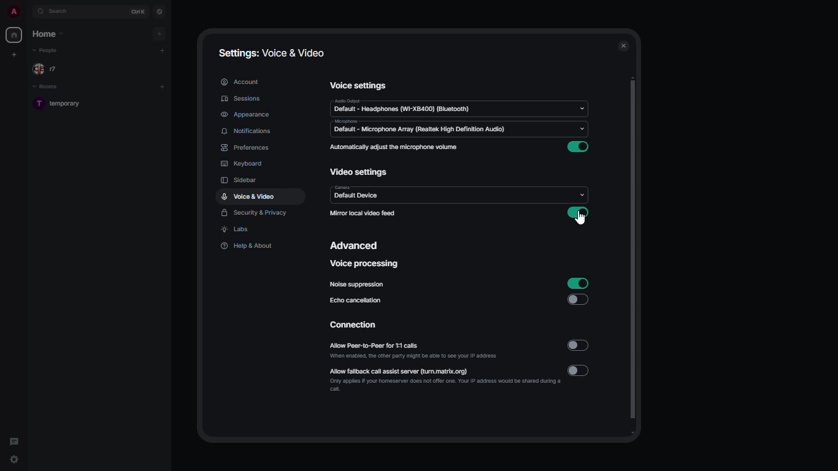 The width and height of the screenshot is (838, 471). Describe the element at coordinates (28, 12) in the screenshot. I see `expand` at that location.